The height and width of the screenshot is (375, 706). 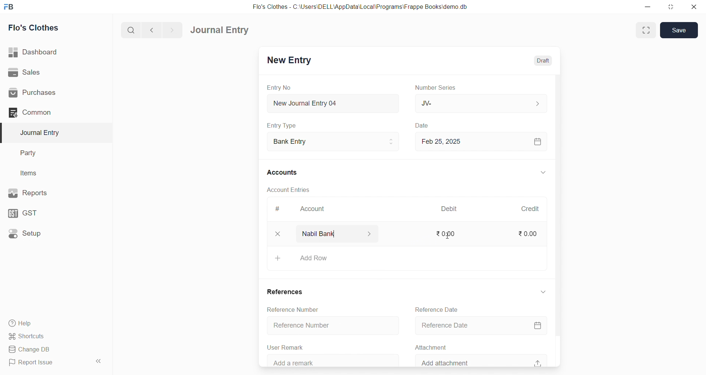 I want to click on Date, so click(x=423, y=126).